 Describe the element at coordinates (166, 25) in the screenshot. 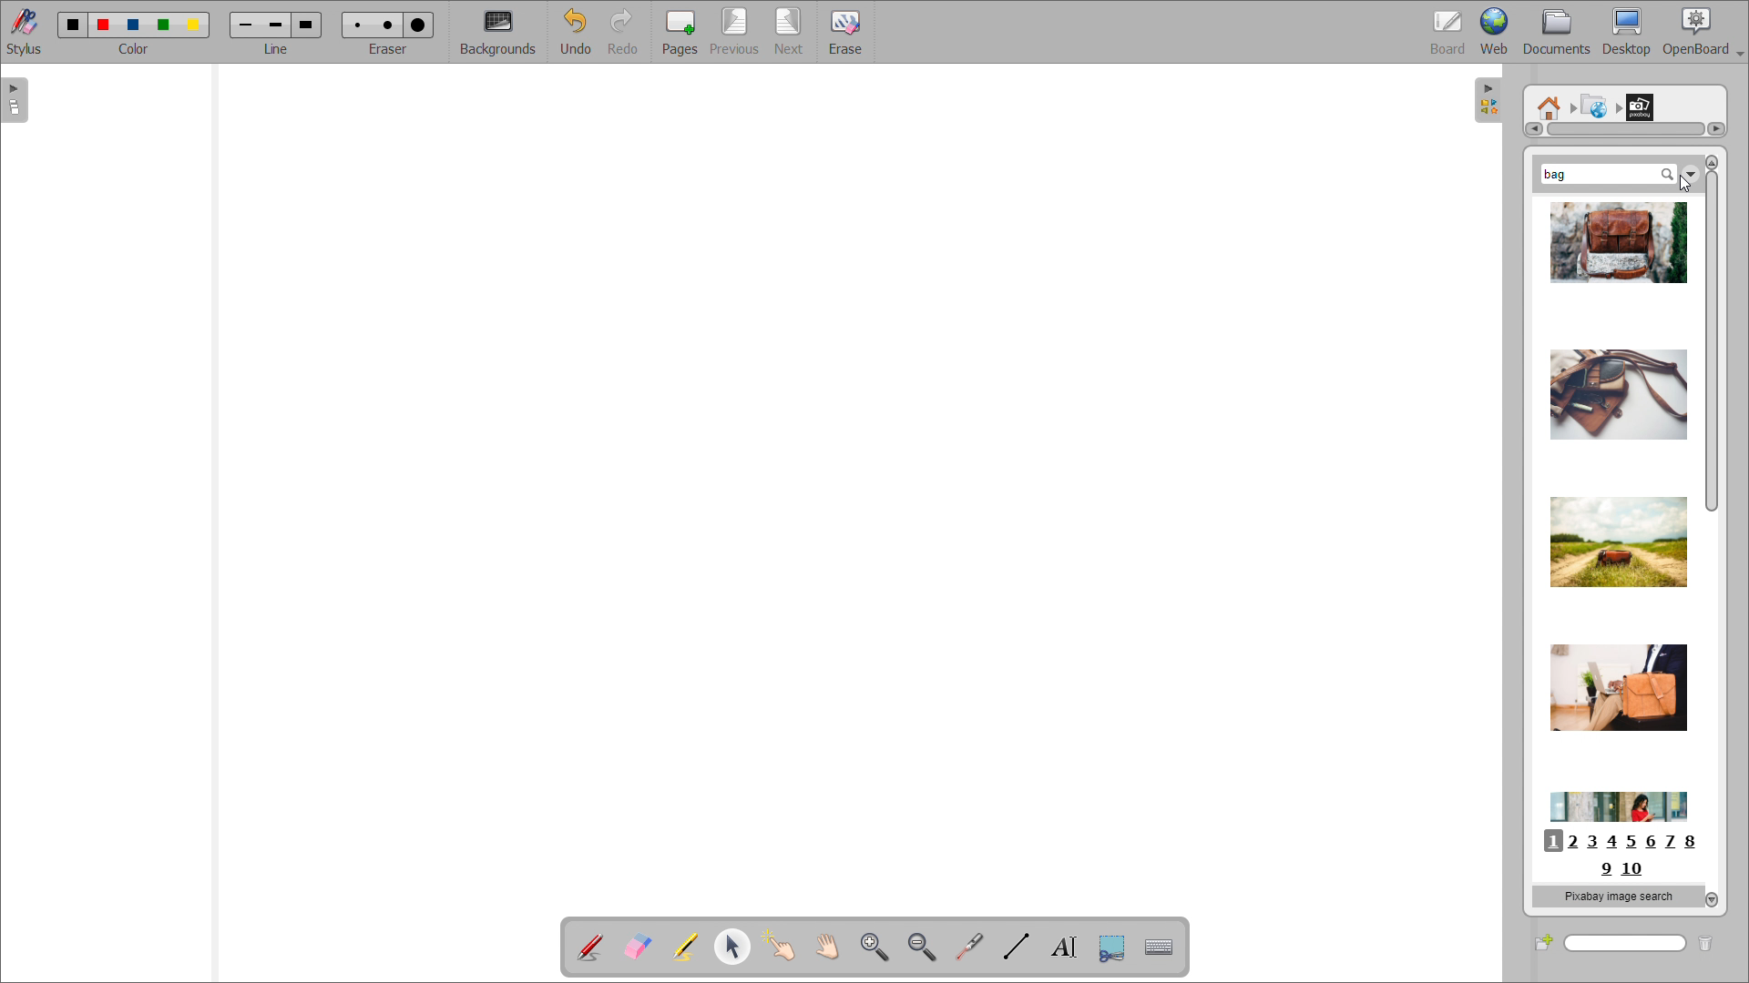

I see `Color 4` at that location.